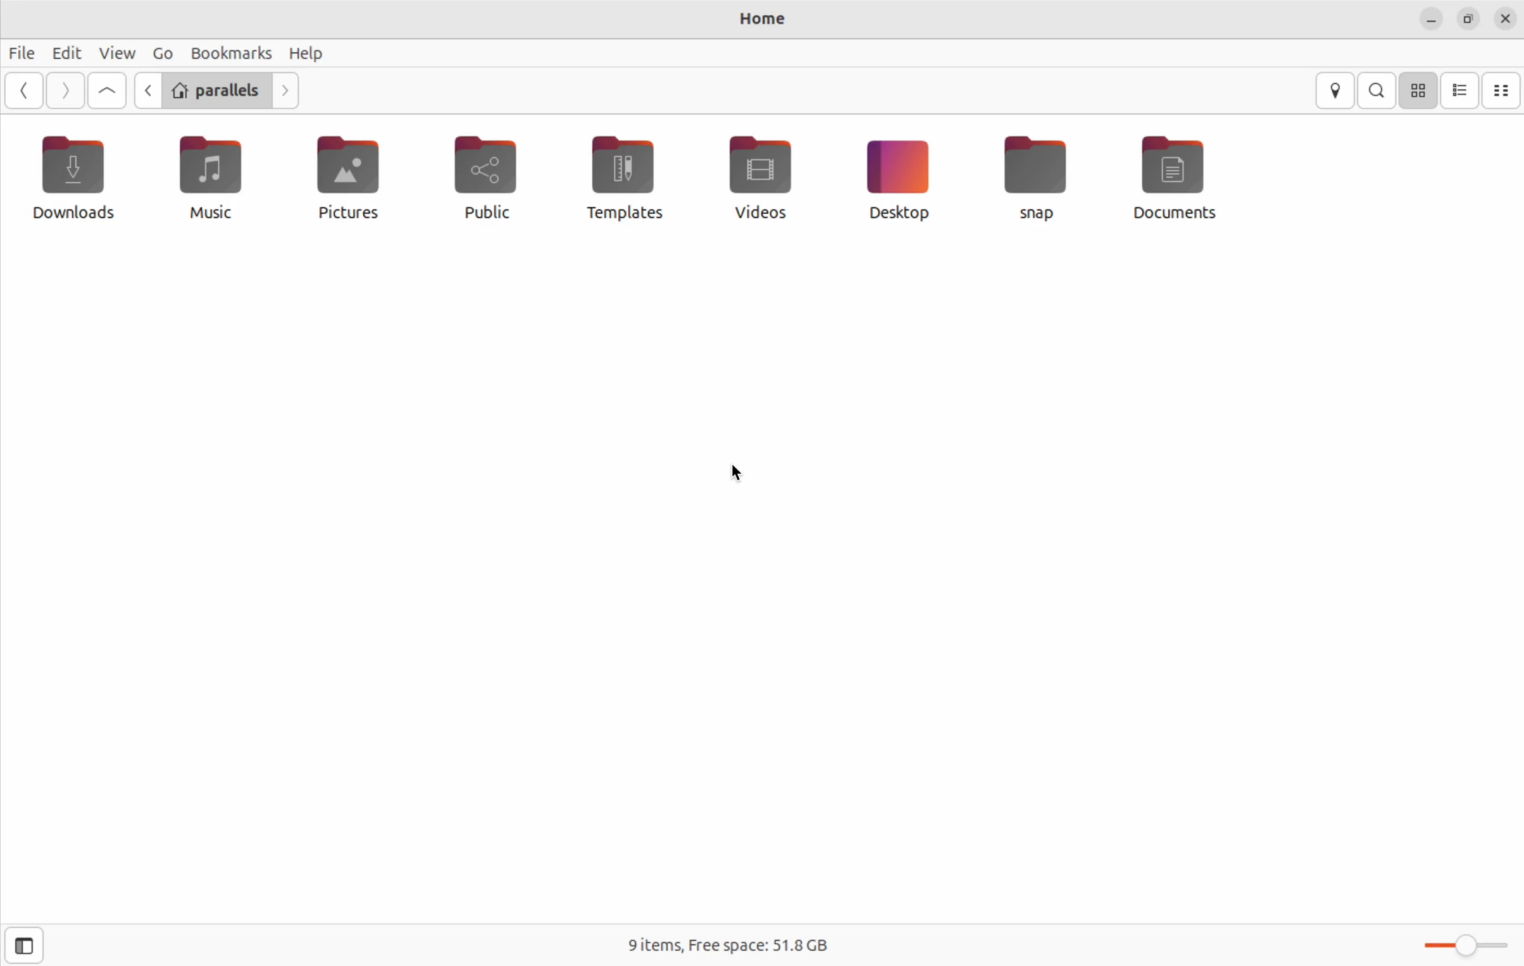 This screenshot has width=1524, height=966. I want to click on go previous, so click(24, 91).